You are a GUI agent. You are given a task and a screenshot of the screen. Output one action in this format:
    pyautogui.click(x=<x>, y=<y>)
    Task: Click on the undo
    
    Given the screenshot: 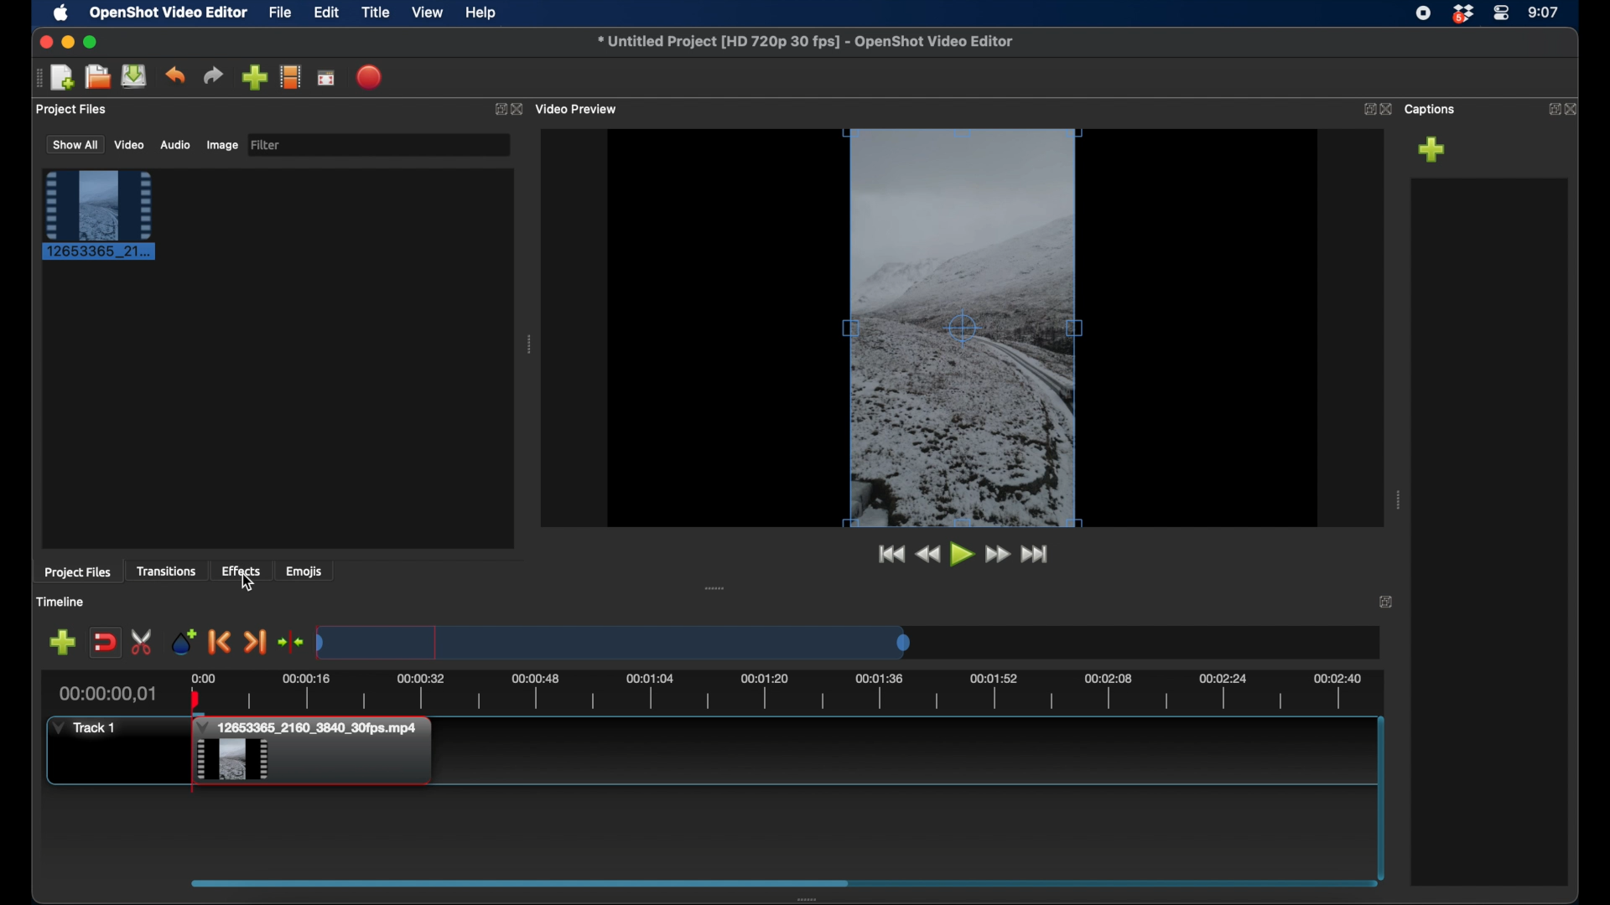 What is the action you would take?
    pyautogui.click(x=176, y=75)
    